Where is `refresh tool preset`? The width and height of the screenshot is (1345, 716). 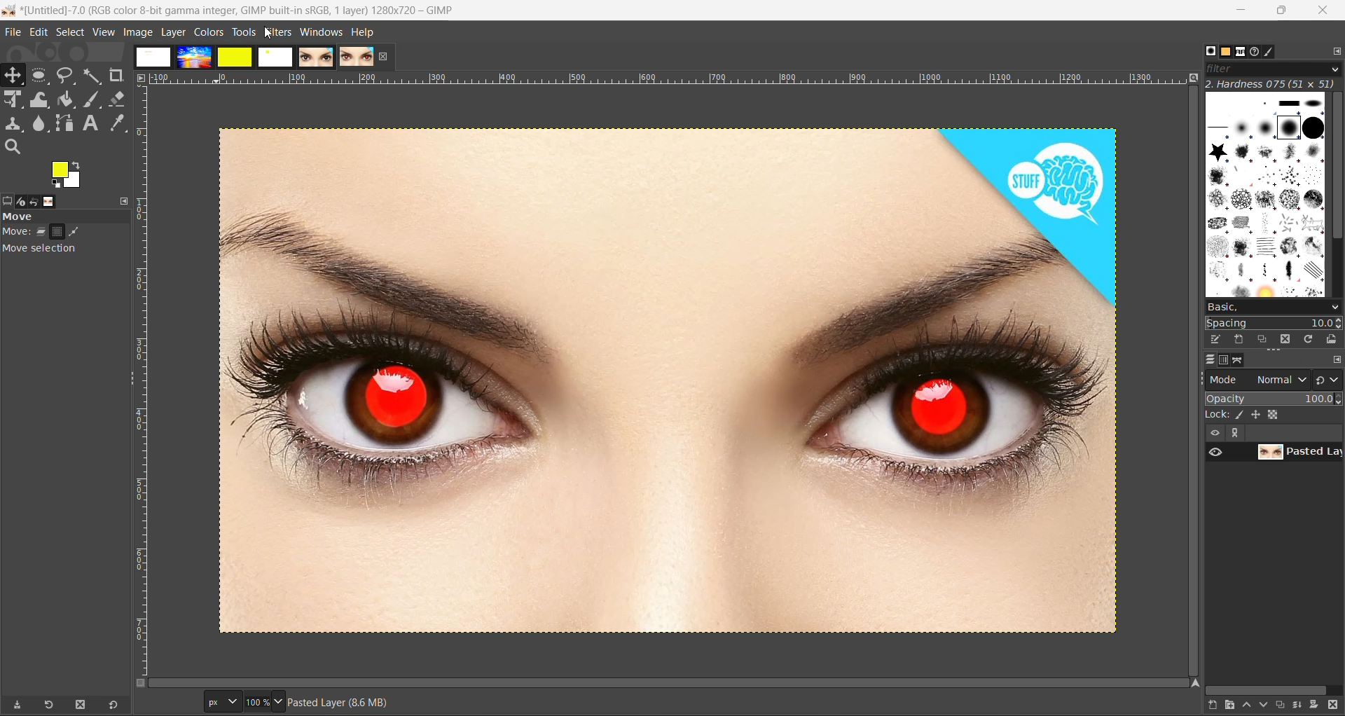 refresh tool preset is located at coordinates (47, 705).